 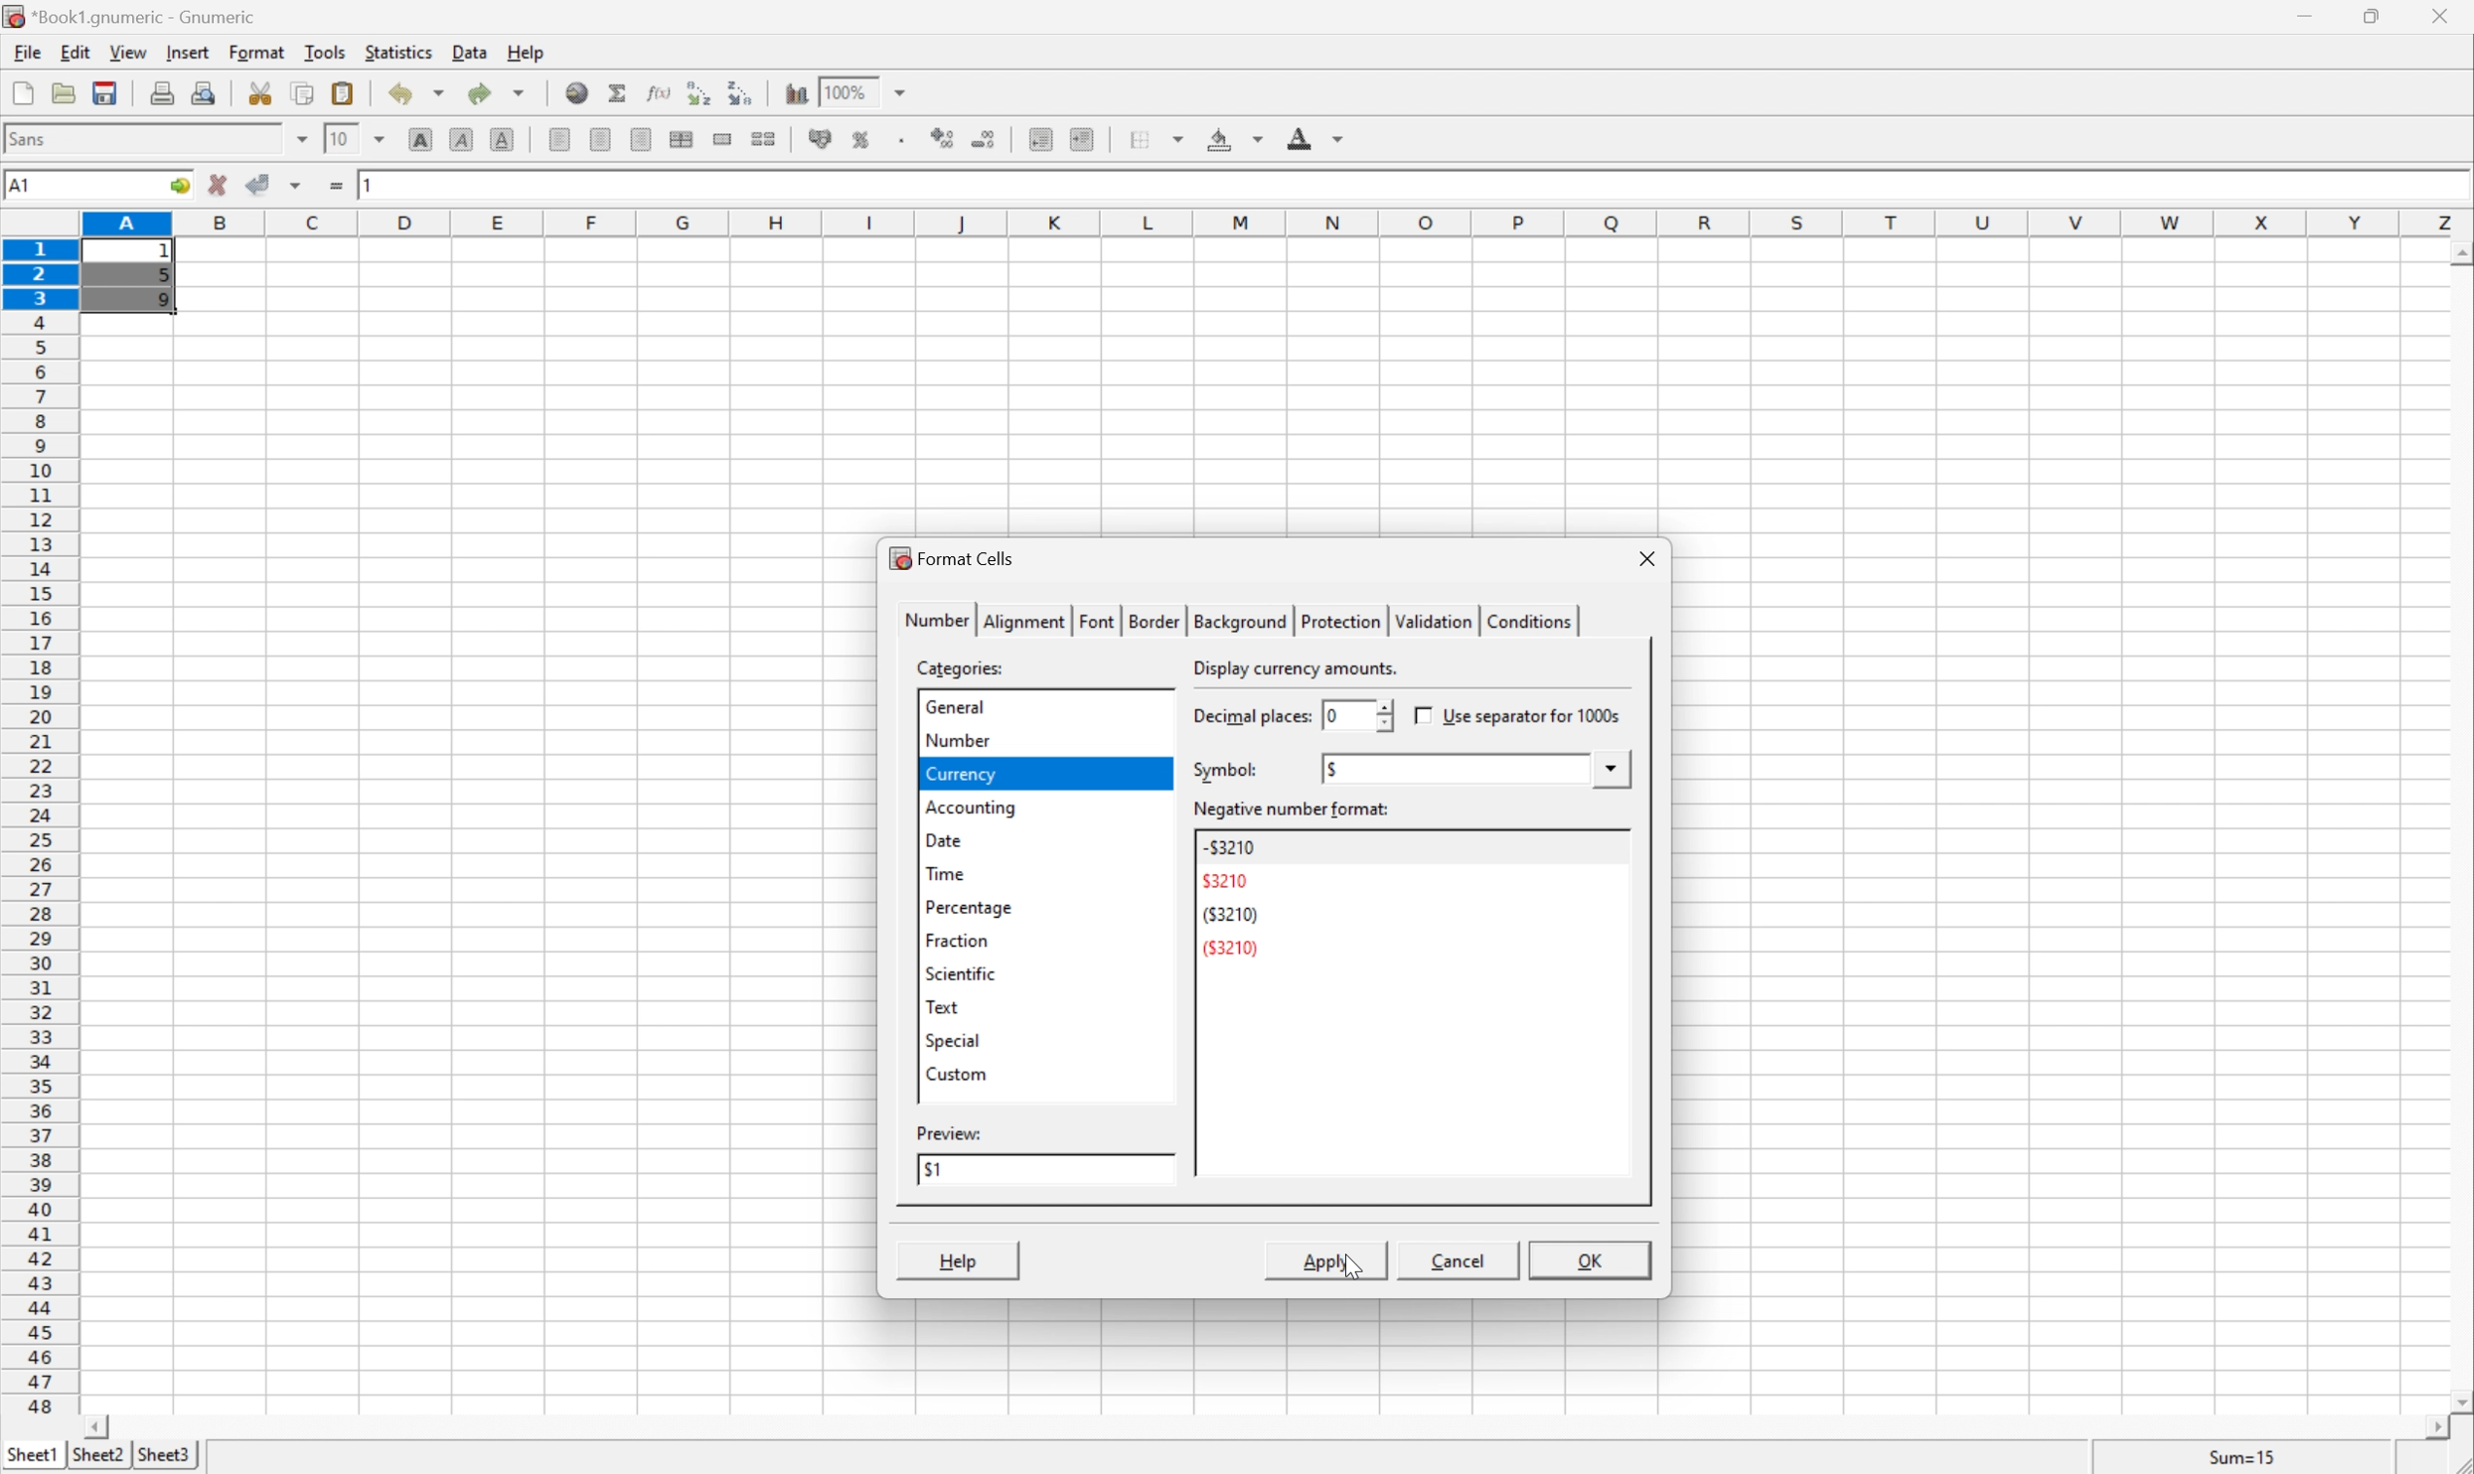 I want to click on copy, so click(x=302, y=92).